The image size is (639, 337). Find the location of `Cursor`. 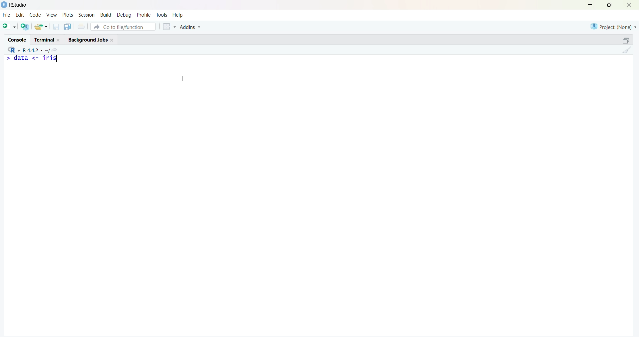

Cursor is located at coordinates (186, 78).